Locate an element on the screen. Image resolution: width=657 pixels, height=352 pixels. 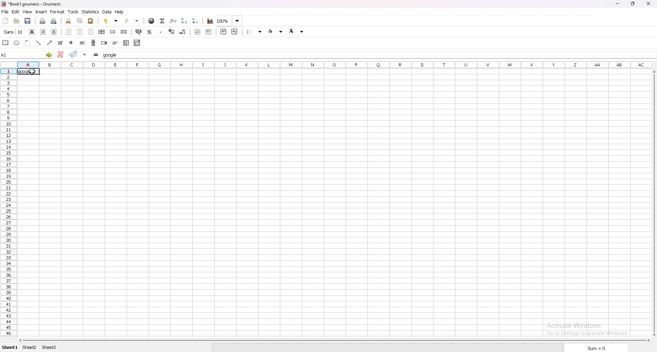
file name is located at coordinates (47, 4).